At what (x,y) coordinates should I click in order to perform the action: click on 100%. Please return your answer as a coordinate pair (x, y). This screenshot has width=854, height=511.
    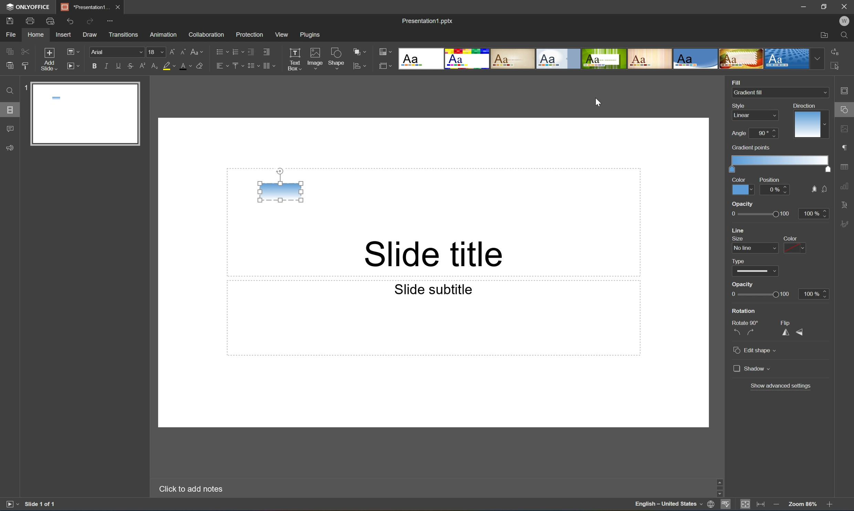
    Looking at the image, I should click on (813, 213).